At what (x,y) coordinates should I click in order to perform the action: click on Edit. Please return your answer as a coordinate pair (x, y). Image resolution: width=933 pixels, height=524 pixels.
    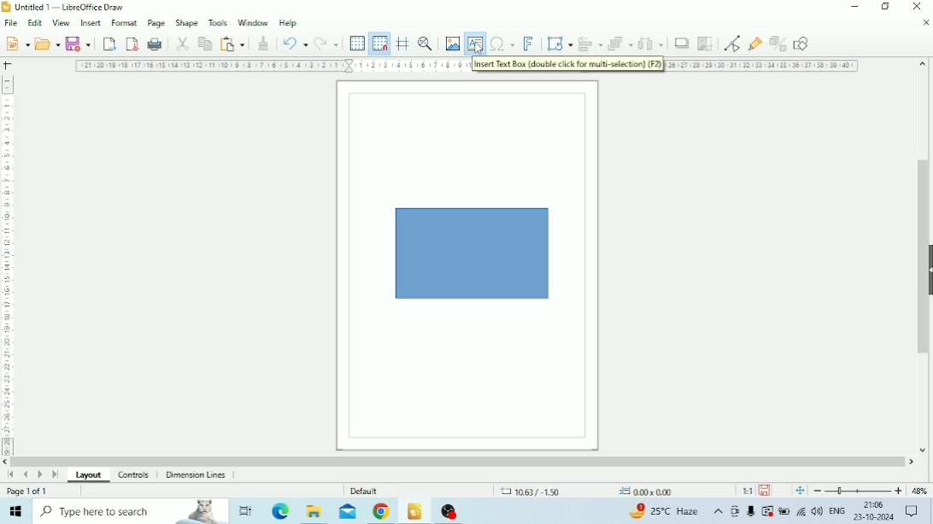
    Looking at the image, I should click on (34, 23).